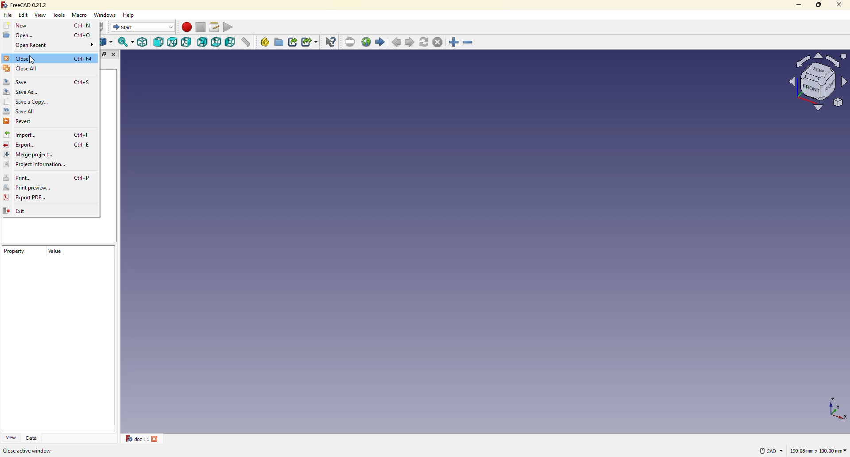  I want to click on stop loading, so click(437, 42).